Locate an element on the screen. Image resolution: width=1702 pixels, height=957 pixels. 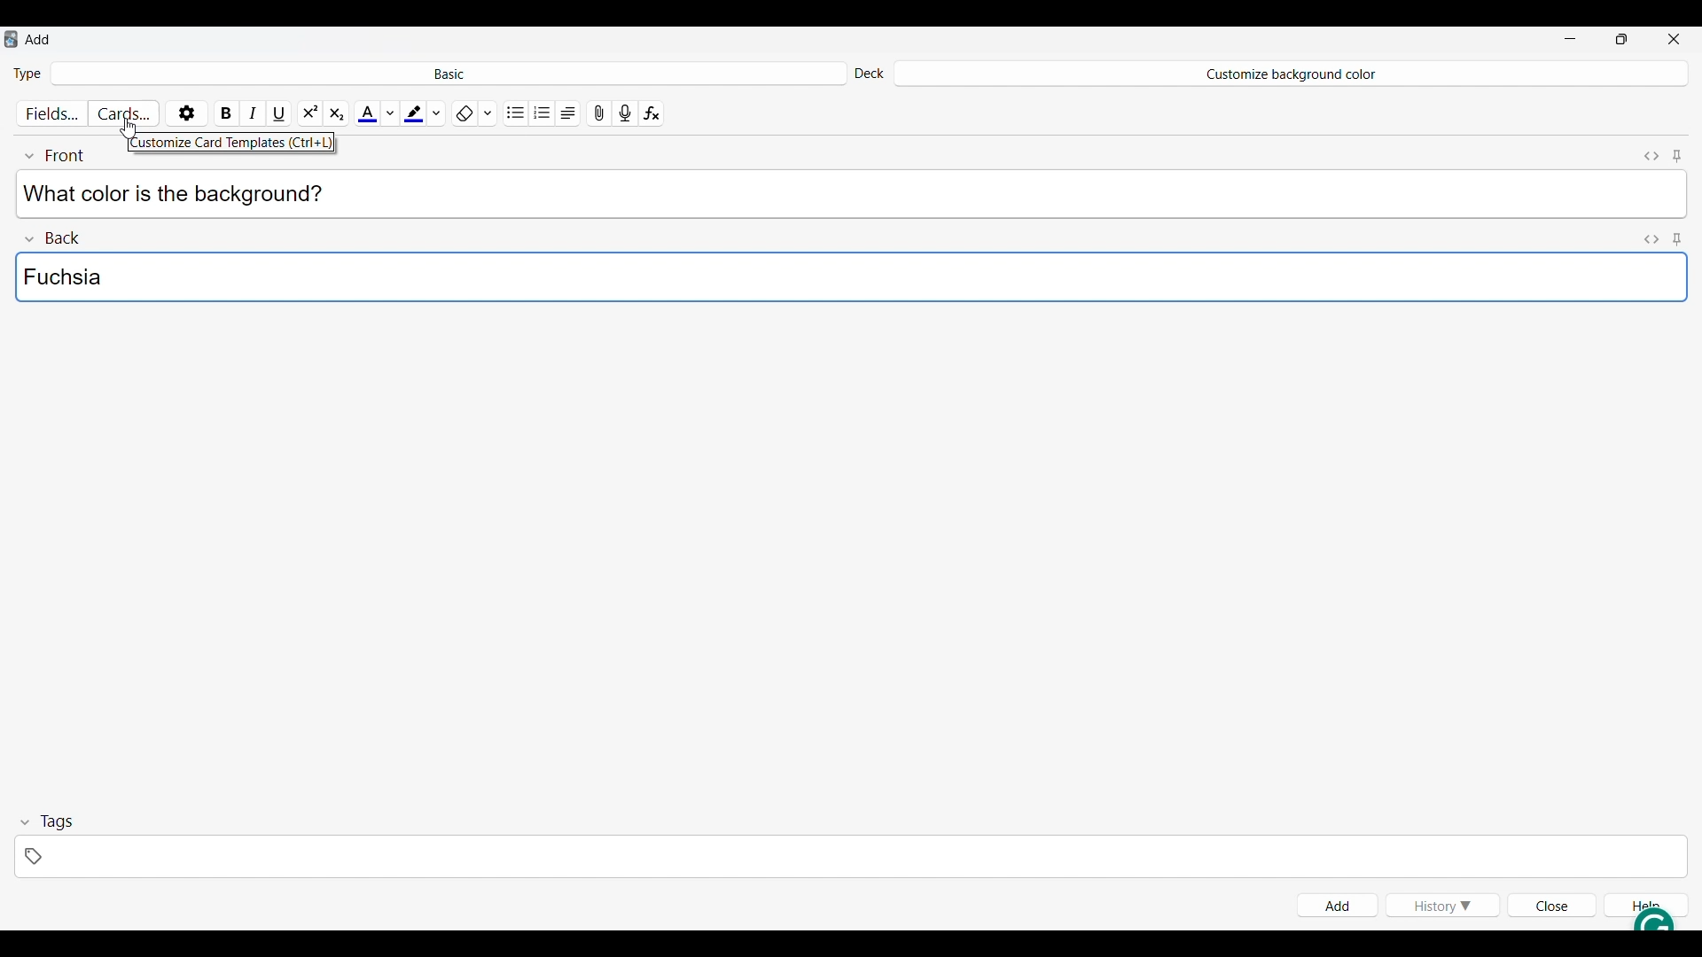
Toggle sticky  is located at coordinates (1676, 154).